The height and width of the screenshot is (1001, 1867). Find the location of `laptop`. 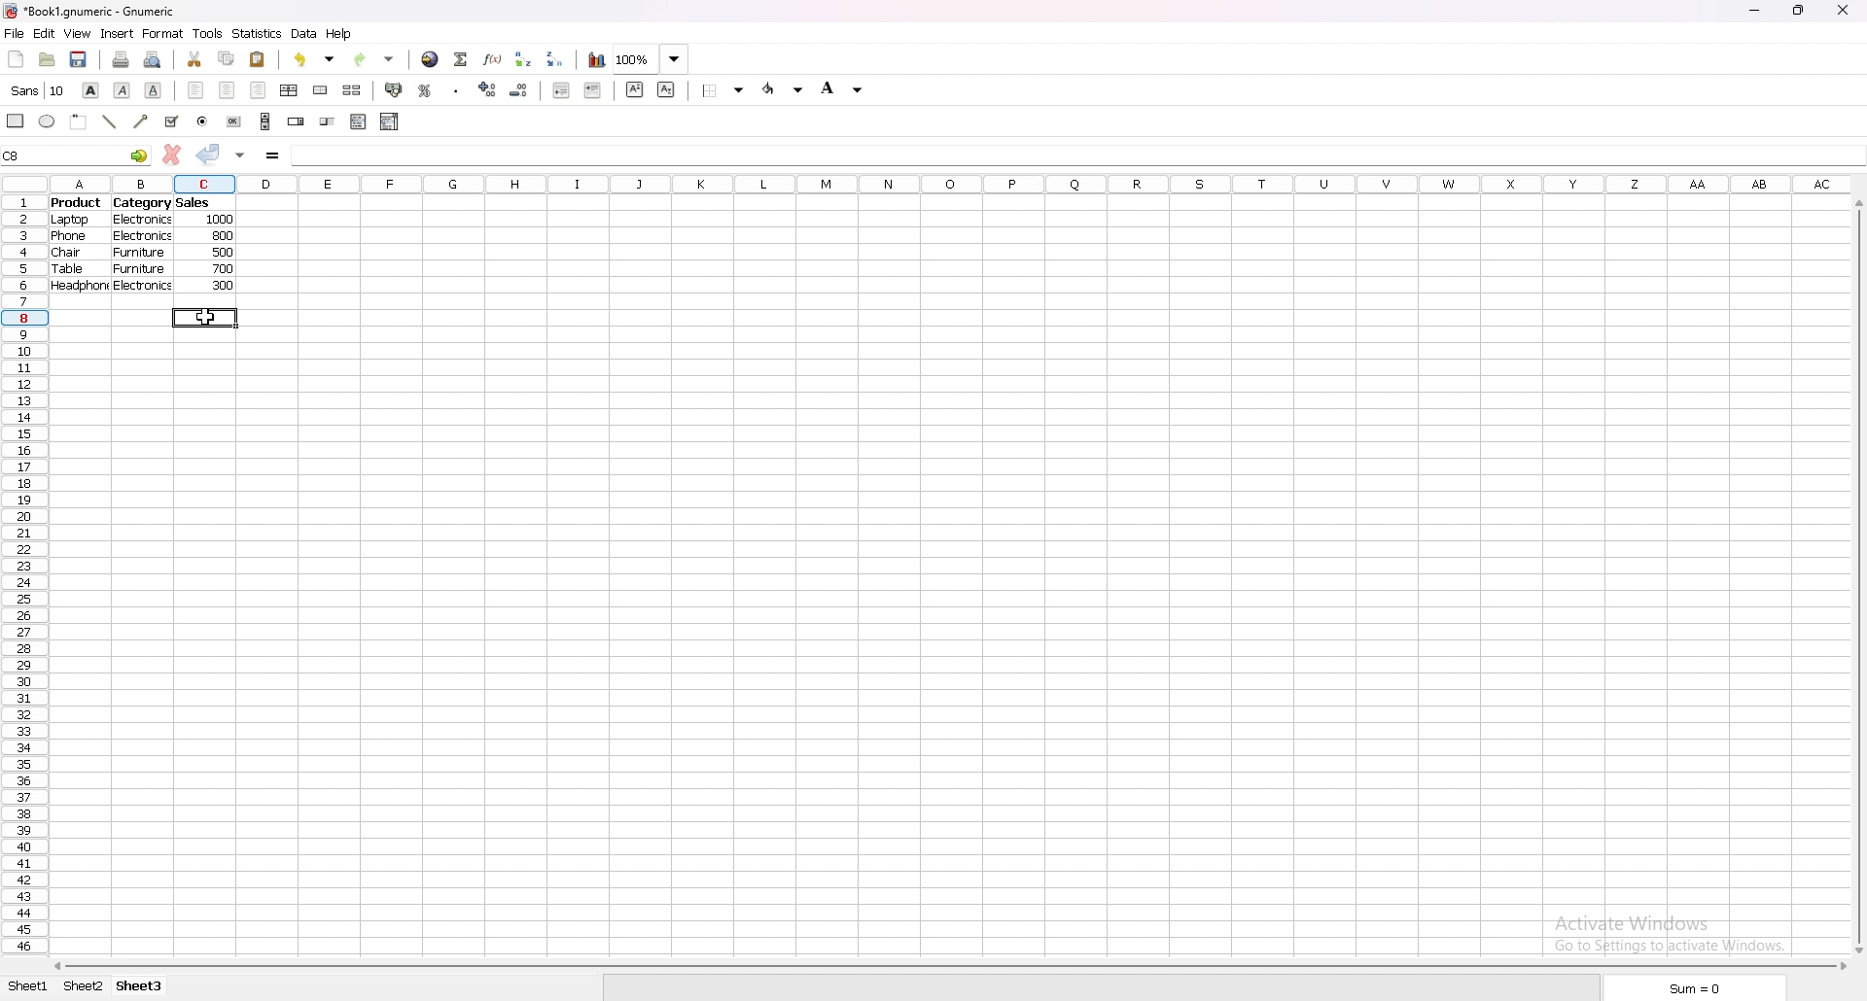

laptop is located at coordinates (74, 220).